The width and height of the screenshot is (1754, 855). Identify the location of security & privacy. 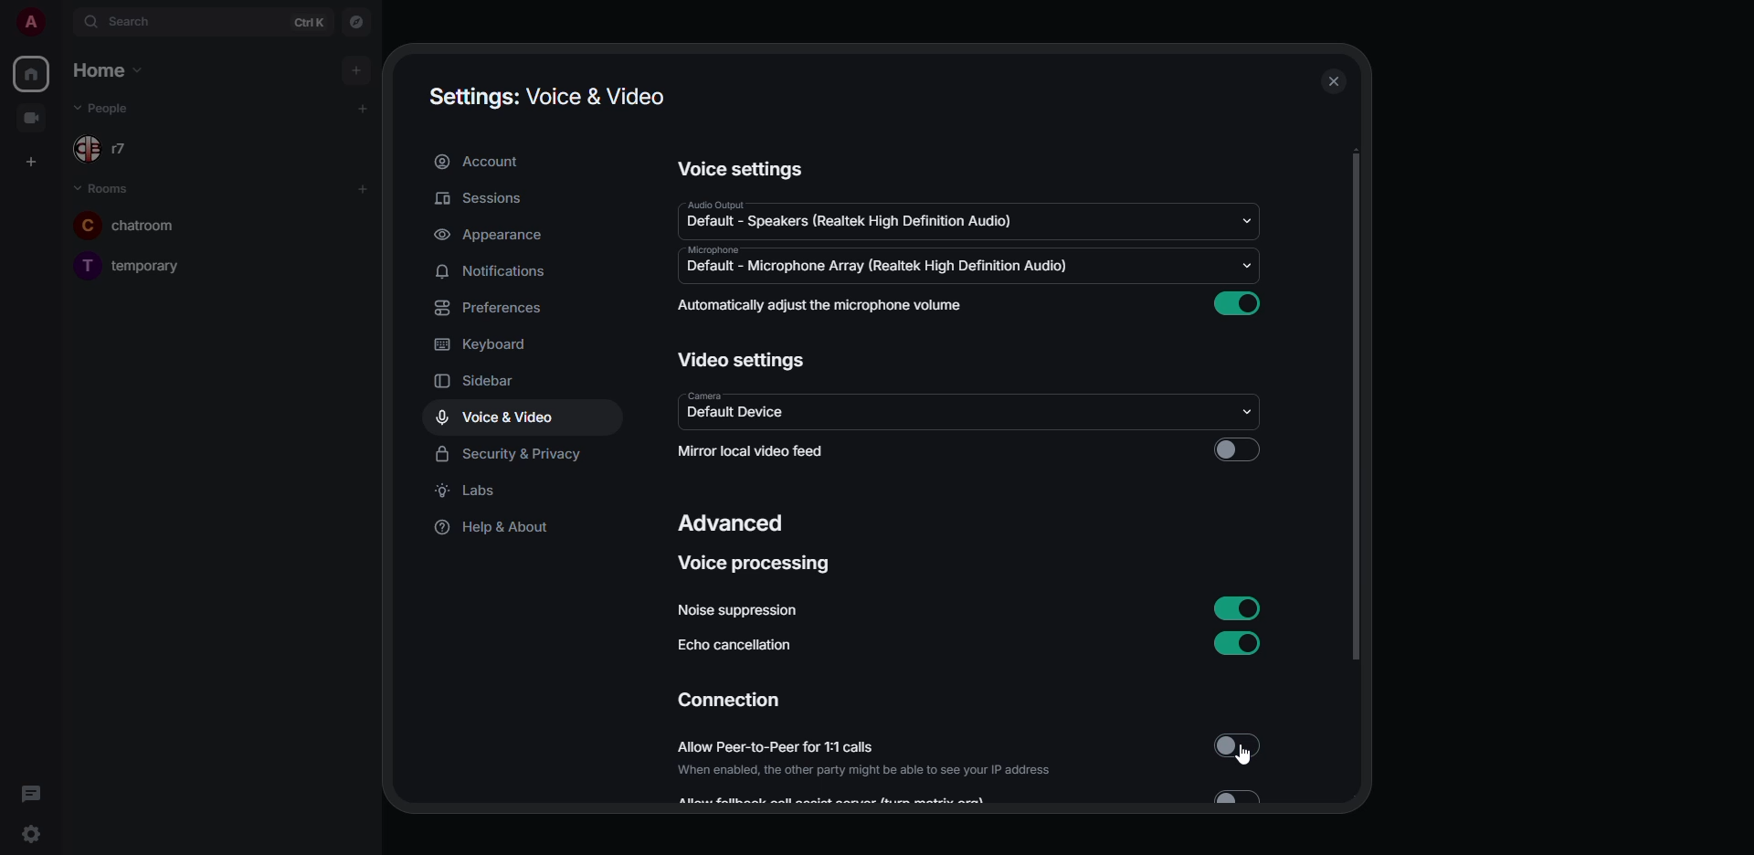
(512, 452).